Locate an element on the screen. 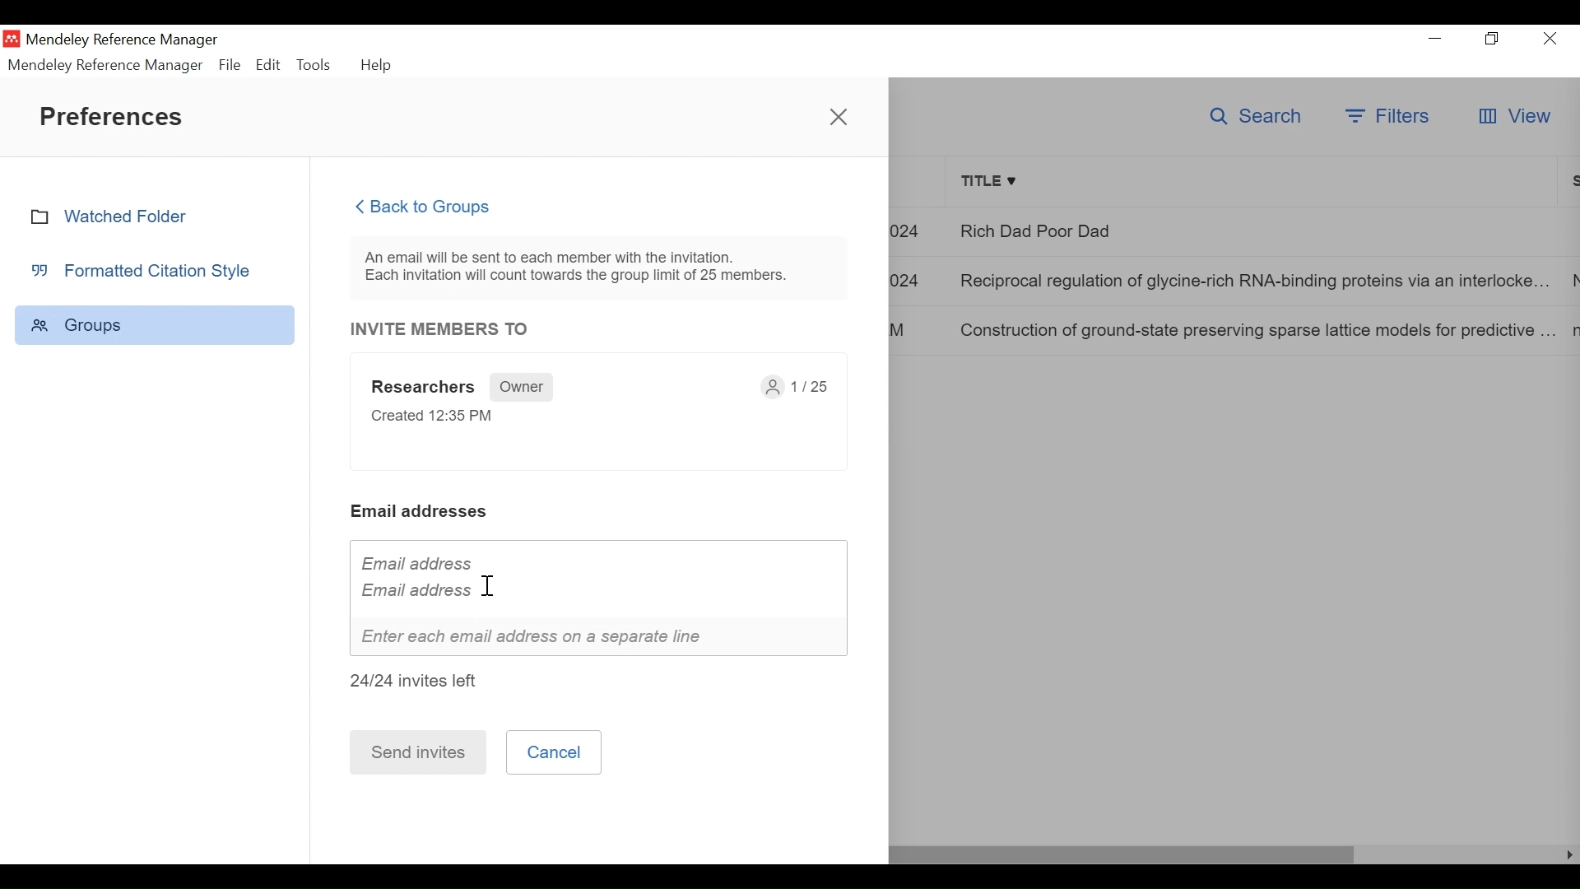  Mendeley Reference Manager is located at coordinates (122, 40).